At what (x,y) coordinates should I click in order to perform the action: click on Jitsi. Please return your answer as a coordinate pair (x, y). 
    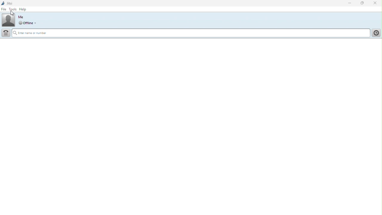
    Looking at the image, I should click on (8, 3).